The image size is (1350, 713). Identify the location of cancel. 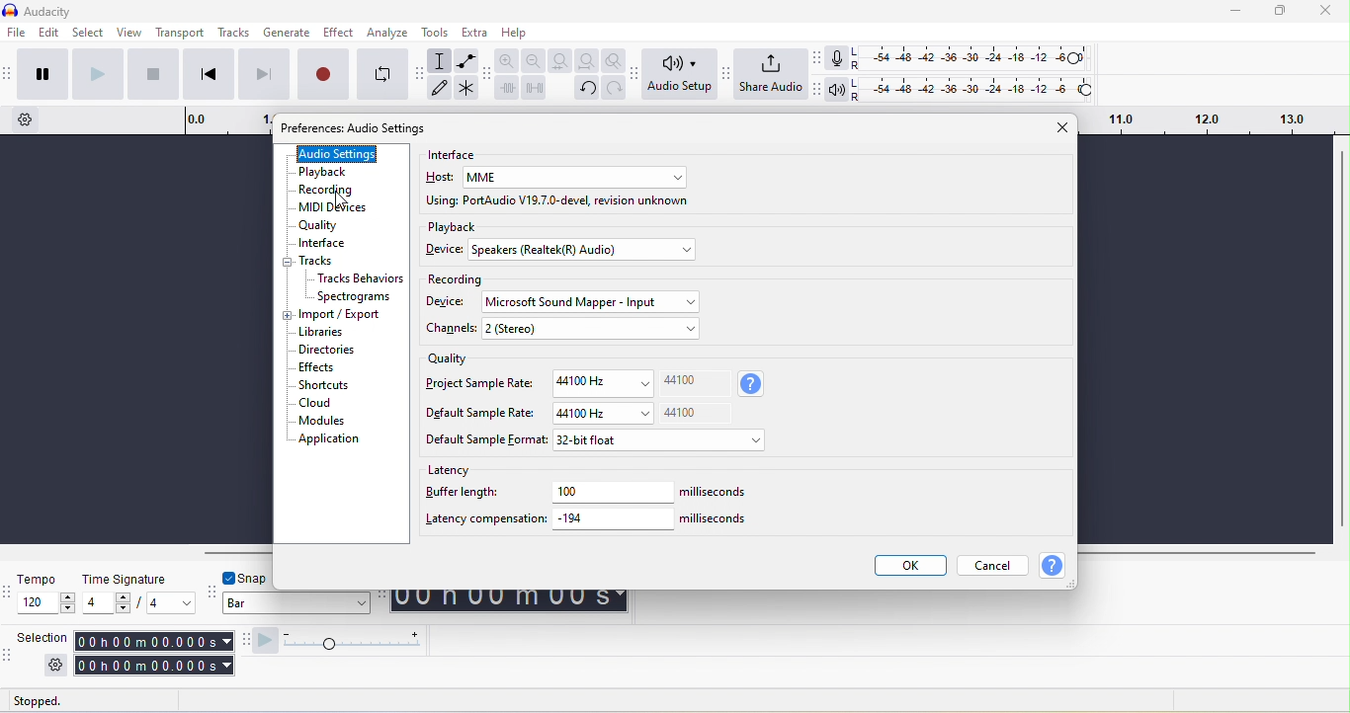
(992, 565).